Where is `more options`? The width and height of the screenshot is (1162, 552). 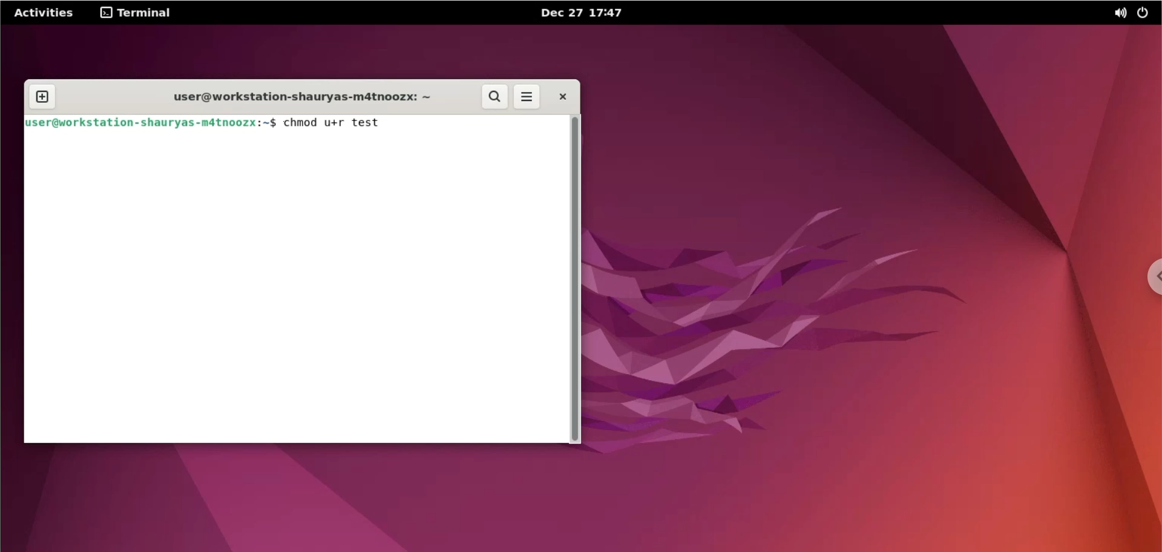
more options is located at coordinates (529, 97).